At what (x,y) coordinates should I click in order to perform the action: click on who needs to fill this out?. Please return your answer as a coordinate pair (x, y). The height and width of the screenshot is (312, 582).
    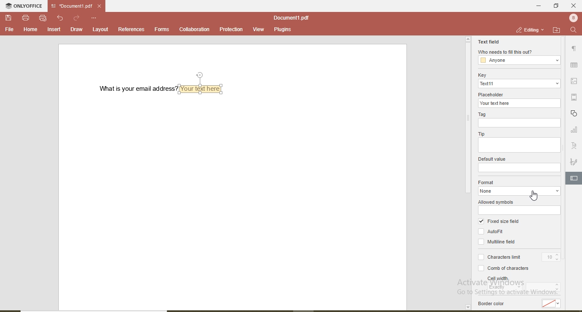
    Looking at the image, I should click on (505, 52).